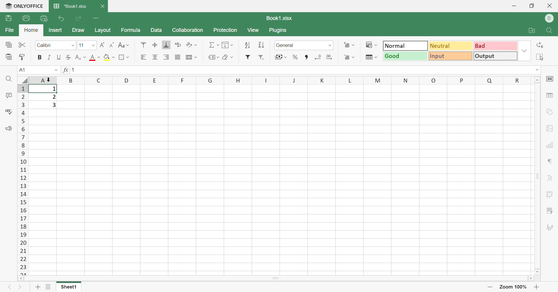 Image resolution: width=558 pixels, height=292 pixels. I want to click on Image settings, so click(548, 127).